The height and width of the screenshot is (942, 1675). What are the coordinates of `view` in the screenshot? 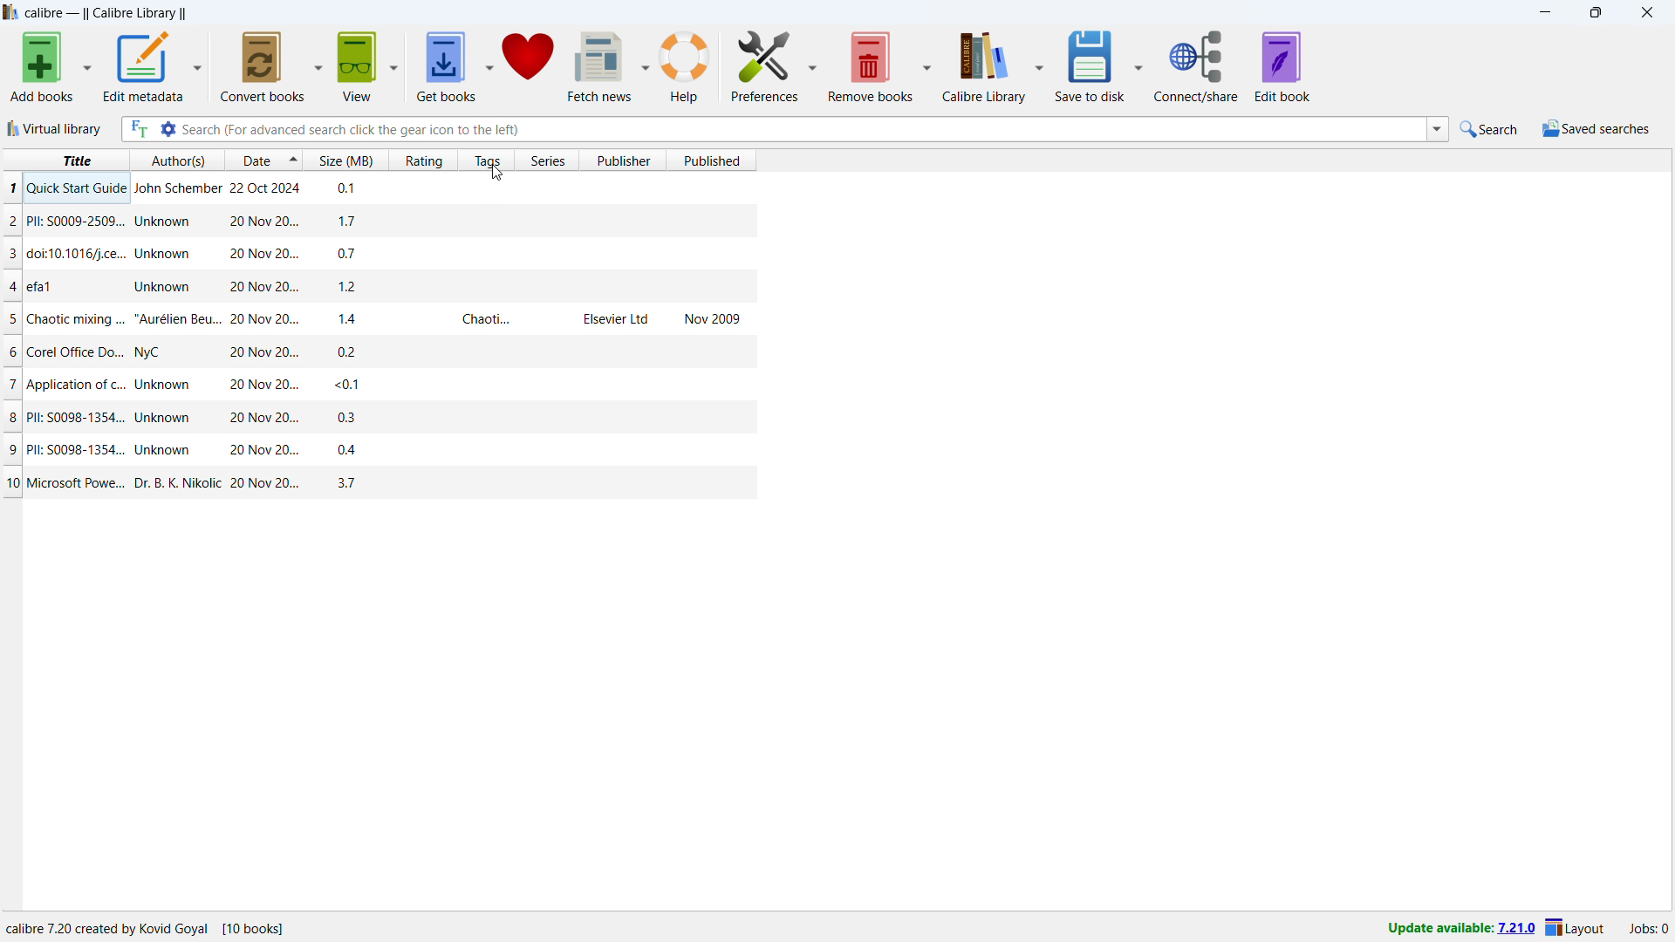 It's located at (357, 66).